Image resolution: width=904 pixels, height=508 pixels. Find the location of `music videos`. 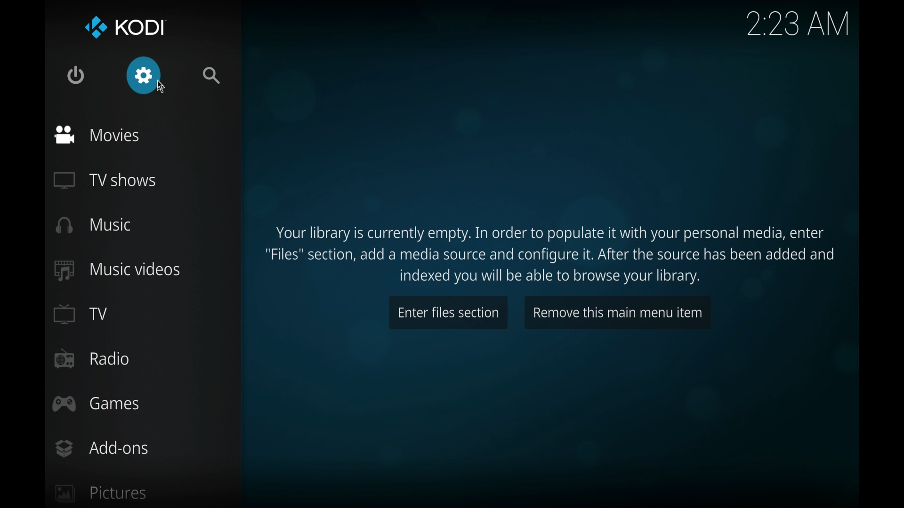

music videos is located at coordinates (117, 270).